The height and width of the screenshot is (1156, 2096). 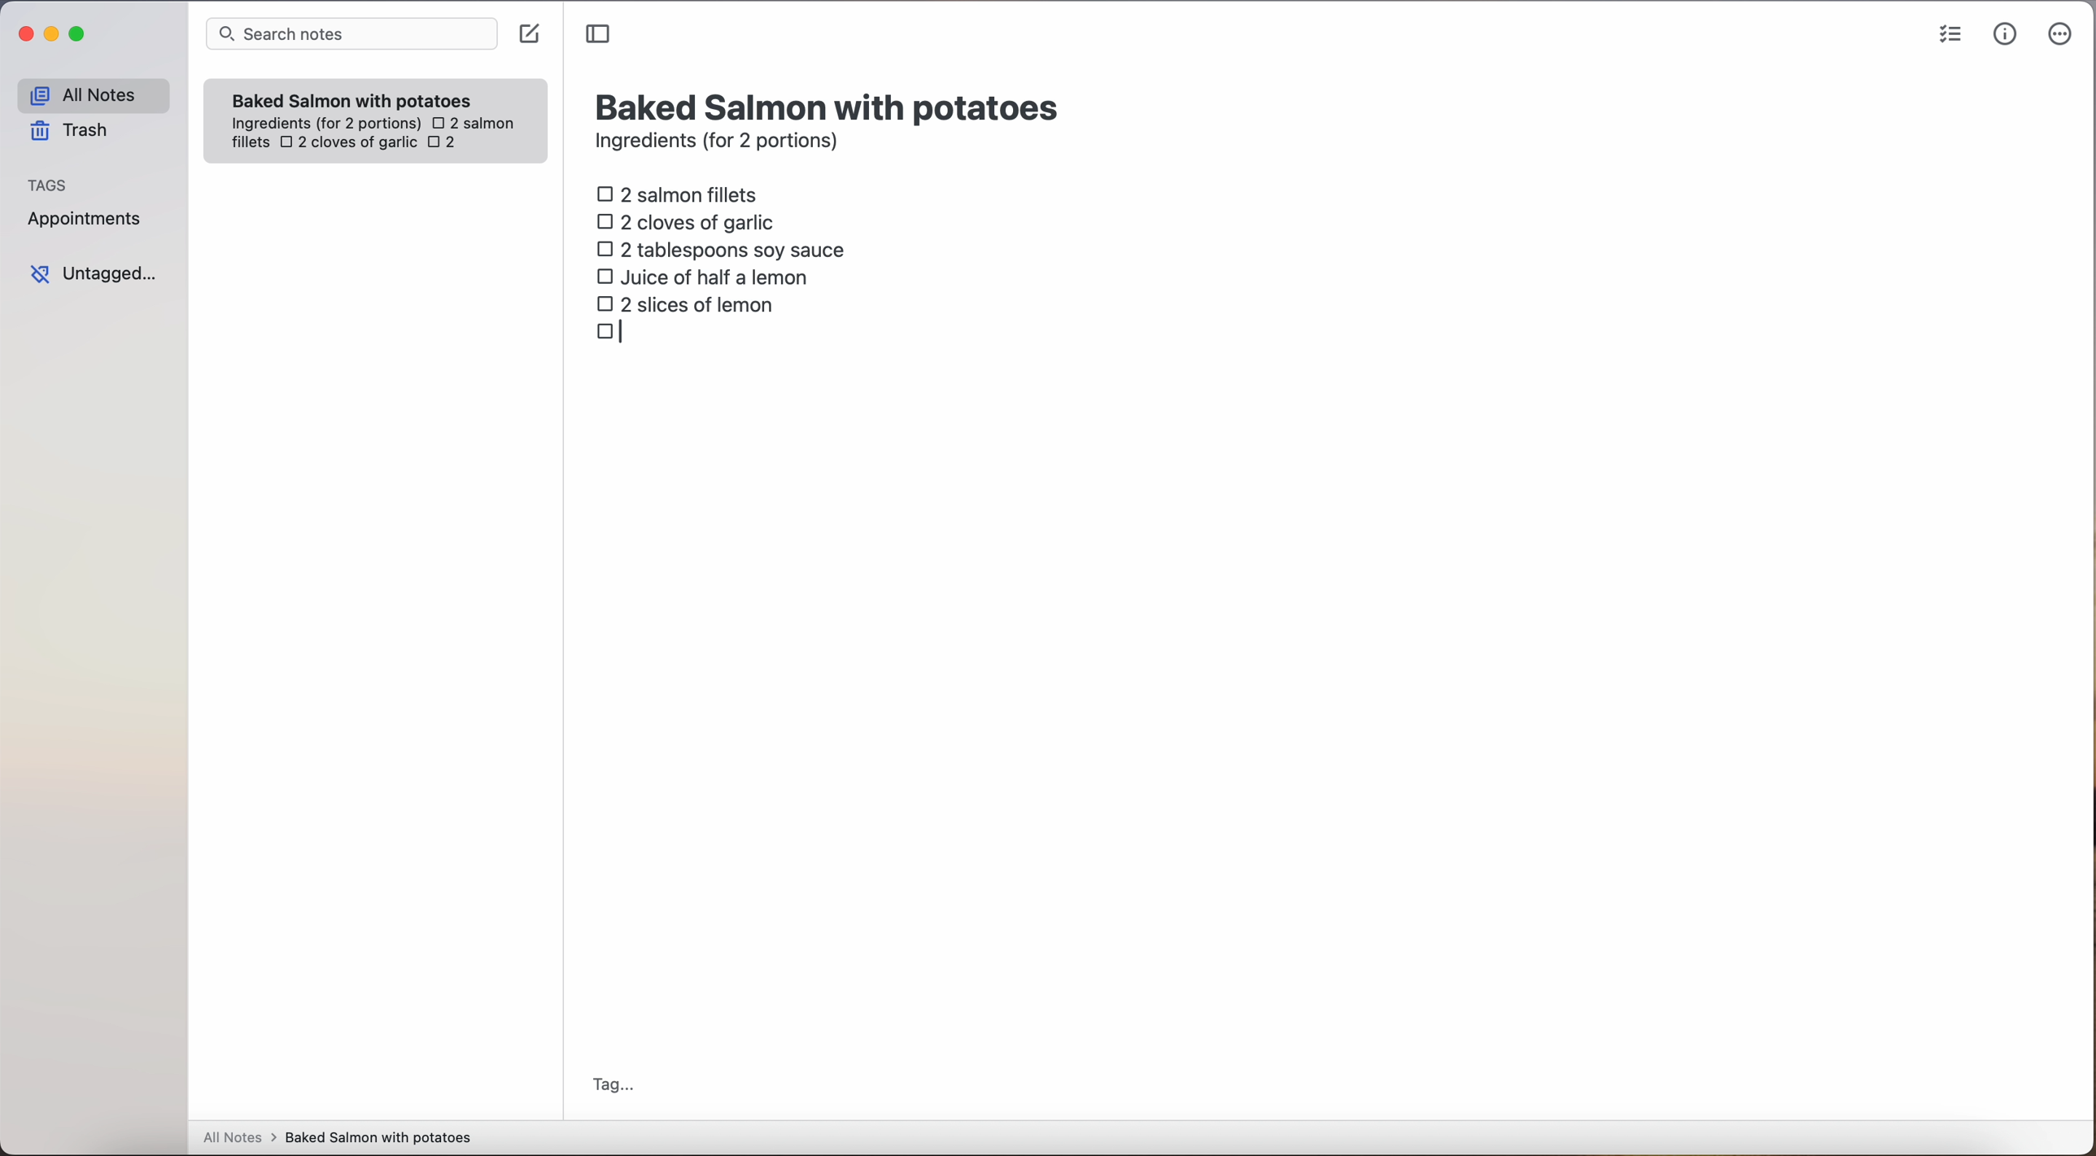 I want to click on title, so click(x=831, y=105).